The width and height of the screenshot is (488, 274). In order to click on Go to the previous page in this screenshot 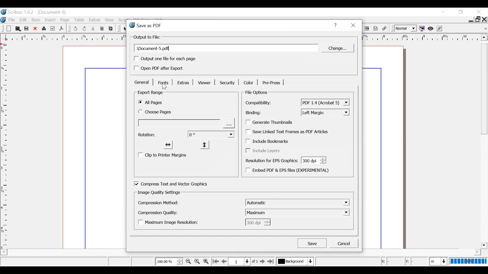, I will do `click(225, 261)`.